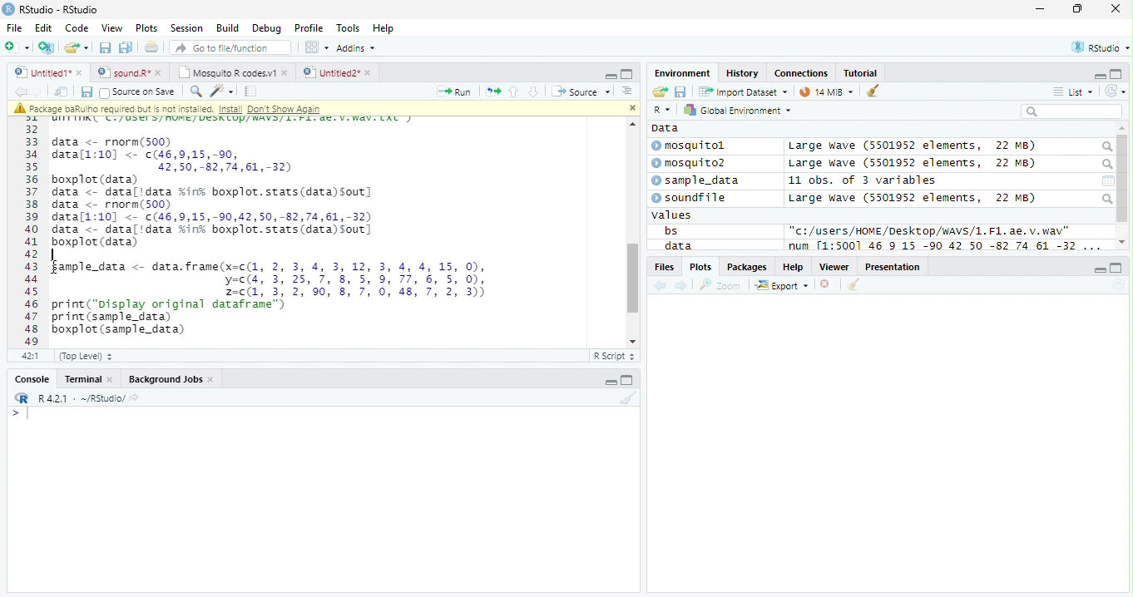  Describe the element at coordinates (930, 230) in the screenshot. I see `"c:/users/HOME /Desktop/WAVS/1.F1. ae. v.wav"` at that location.